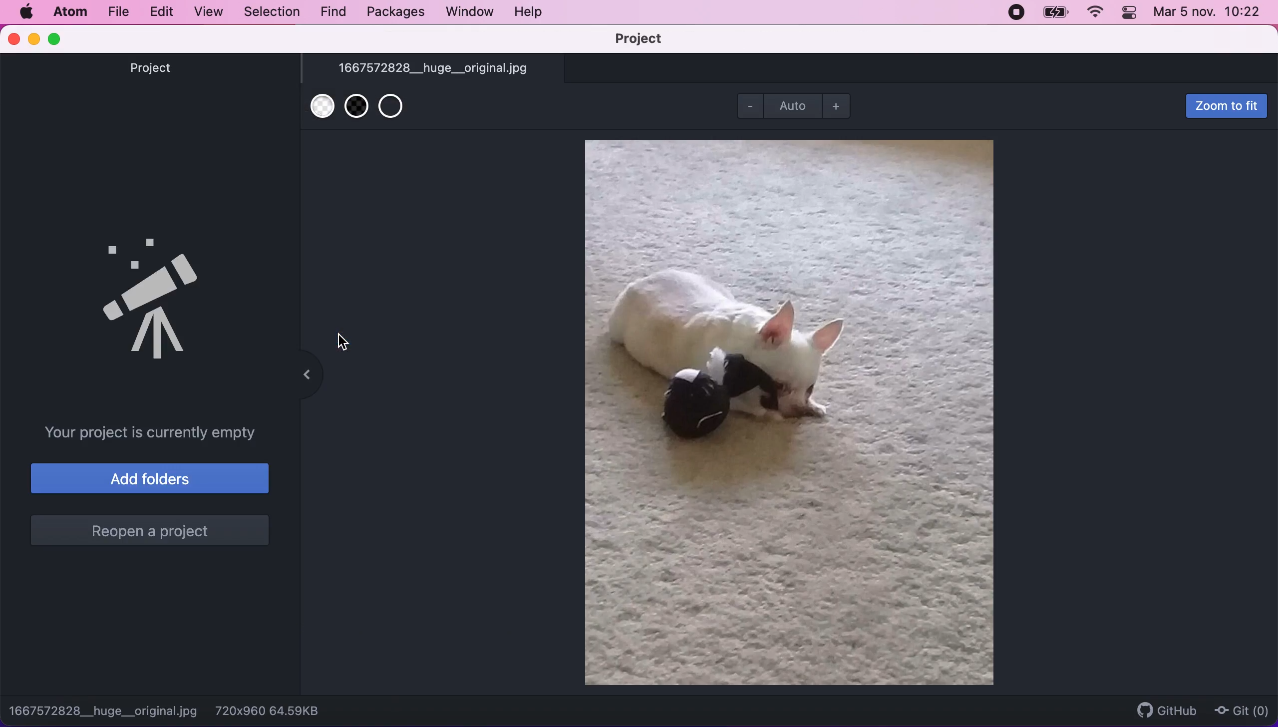 This screenshot has height=727, width=1278. What do you see at coordinates (1128, 13) in the screenshot?
I see `panel control` at bounding box center [1128, 13].